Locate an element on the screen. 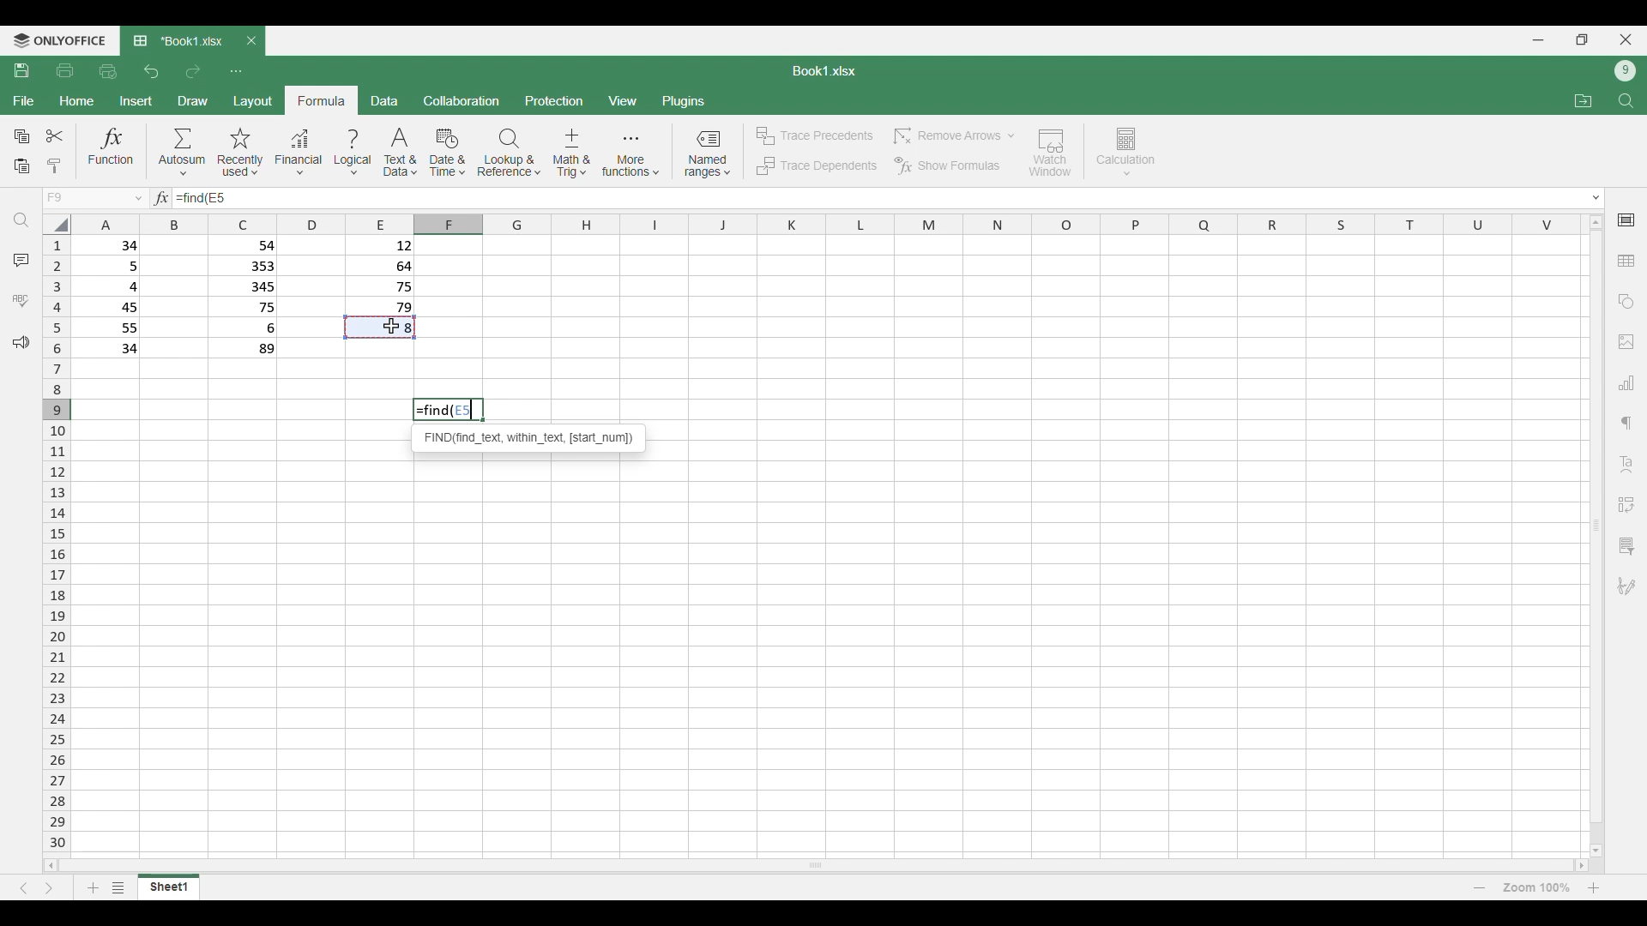 The height and width of the screenshot is (926, 1647). Draw menu is located at coordinates (192, 101).